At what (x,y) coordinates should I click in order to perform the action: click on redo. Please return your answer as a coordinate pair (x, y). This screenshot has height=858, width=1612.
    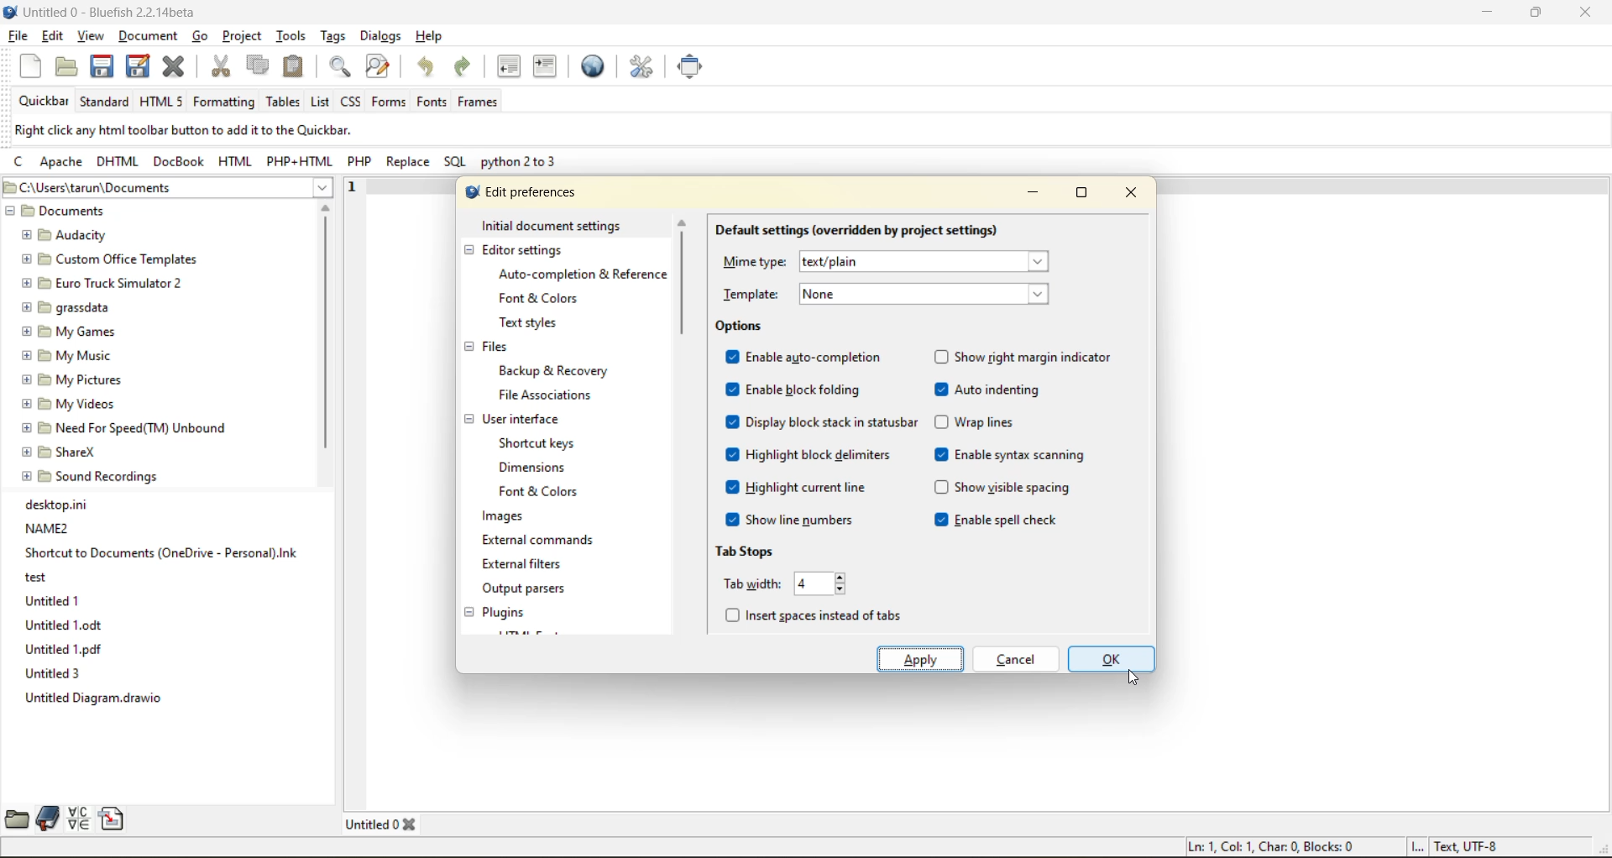
    Looking at the image, I should click on (467, 68).